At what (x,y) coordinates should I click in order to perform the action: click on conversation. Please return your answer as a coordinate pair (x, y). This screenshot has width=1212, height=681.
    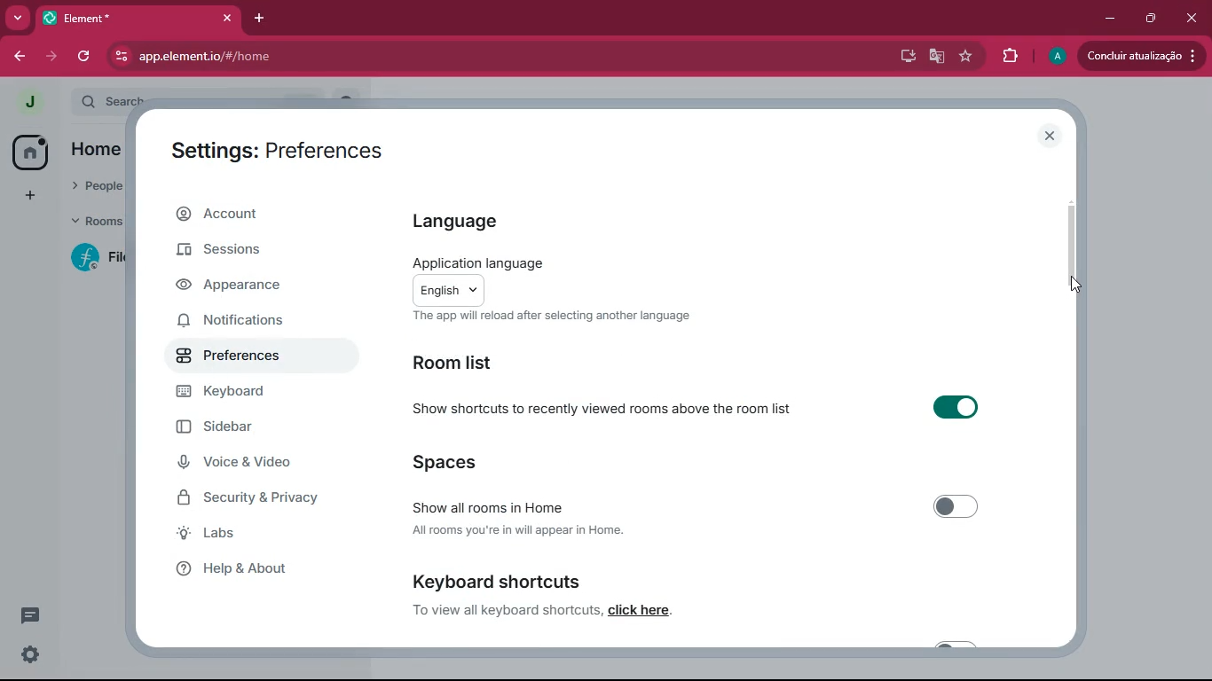
    Looking at the image, I should click on (34, 614).